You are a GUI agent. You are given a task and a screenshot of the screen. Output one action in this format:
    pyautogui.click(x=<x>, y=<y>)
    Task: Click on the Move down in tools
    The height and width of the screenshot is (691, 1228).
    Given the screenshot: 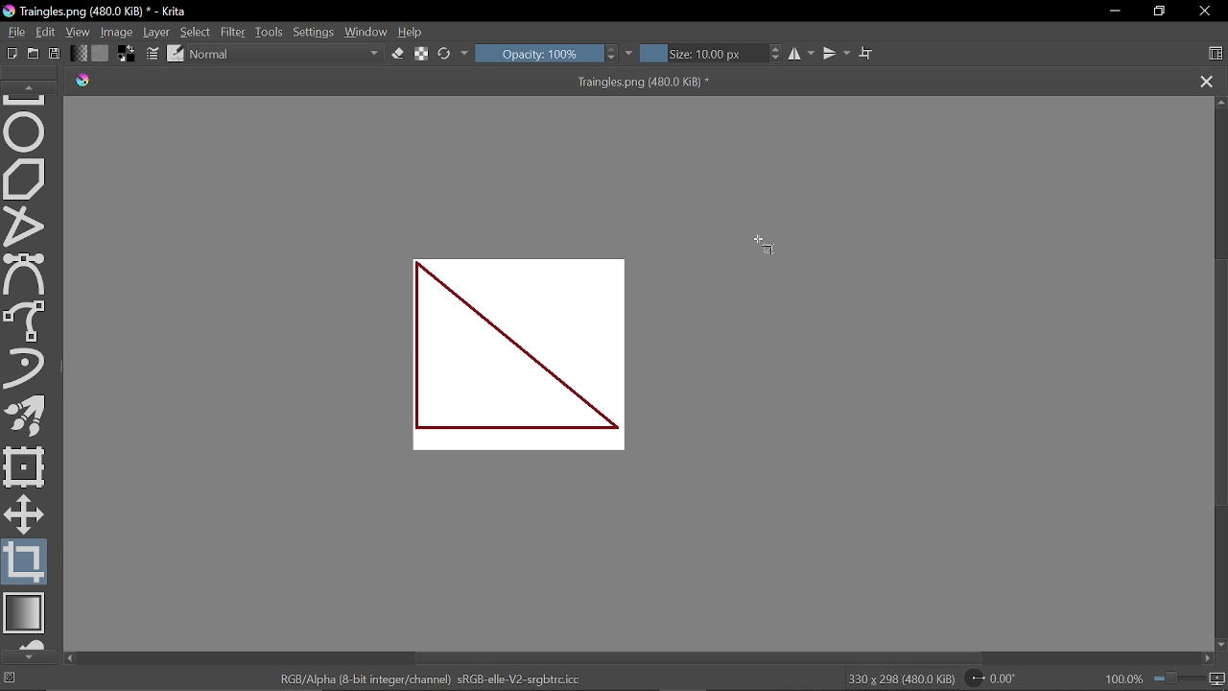 What is the action you would take?
    pyautogui.click(x=28, y=657)
    